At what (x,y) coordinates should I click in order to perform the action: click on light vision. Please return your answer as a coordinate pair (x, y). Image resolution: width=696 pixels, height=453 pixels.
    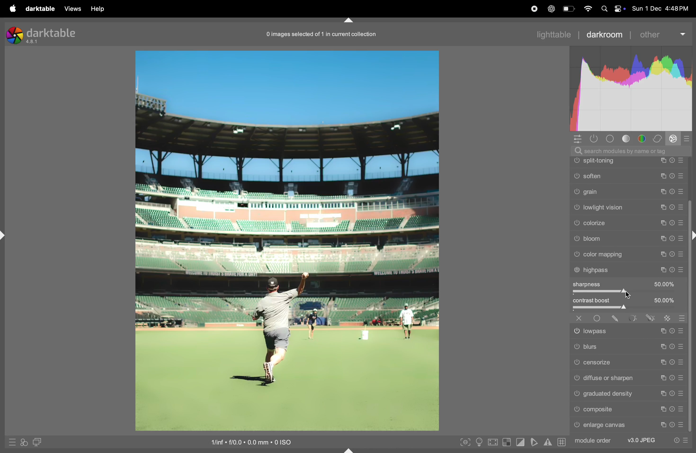
    Looking at the image, I should click on (629, 253).